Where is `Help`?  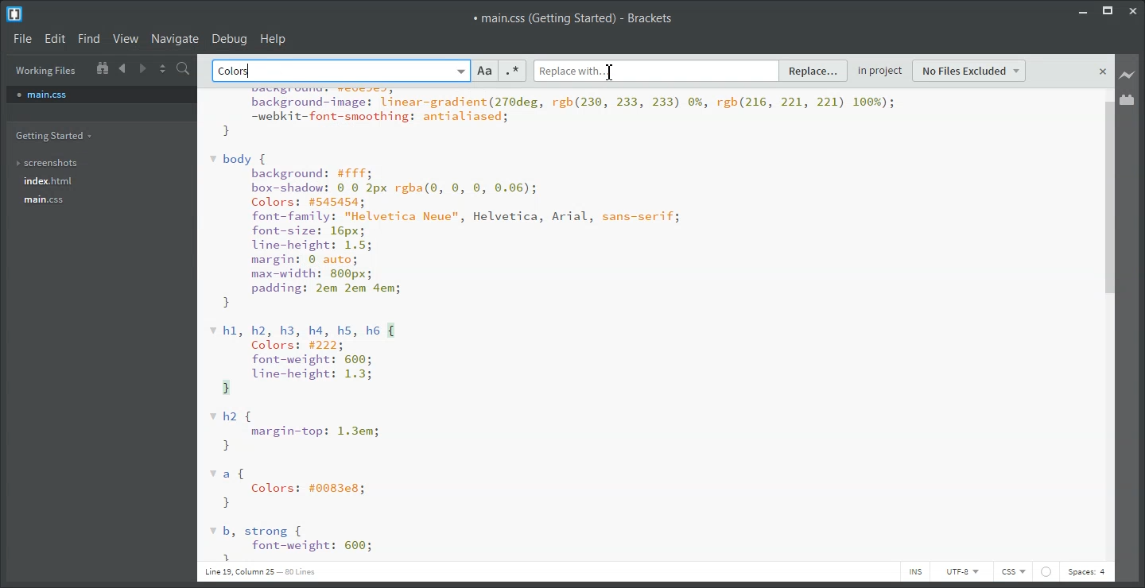 Help is located at coordinates (274, 38).